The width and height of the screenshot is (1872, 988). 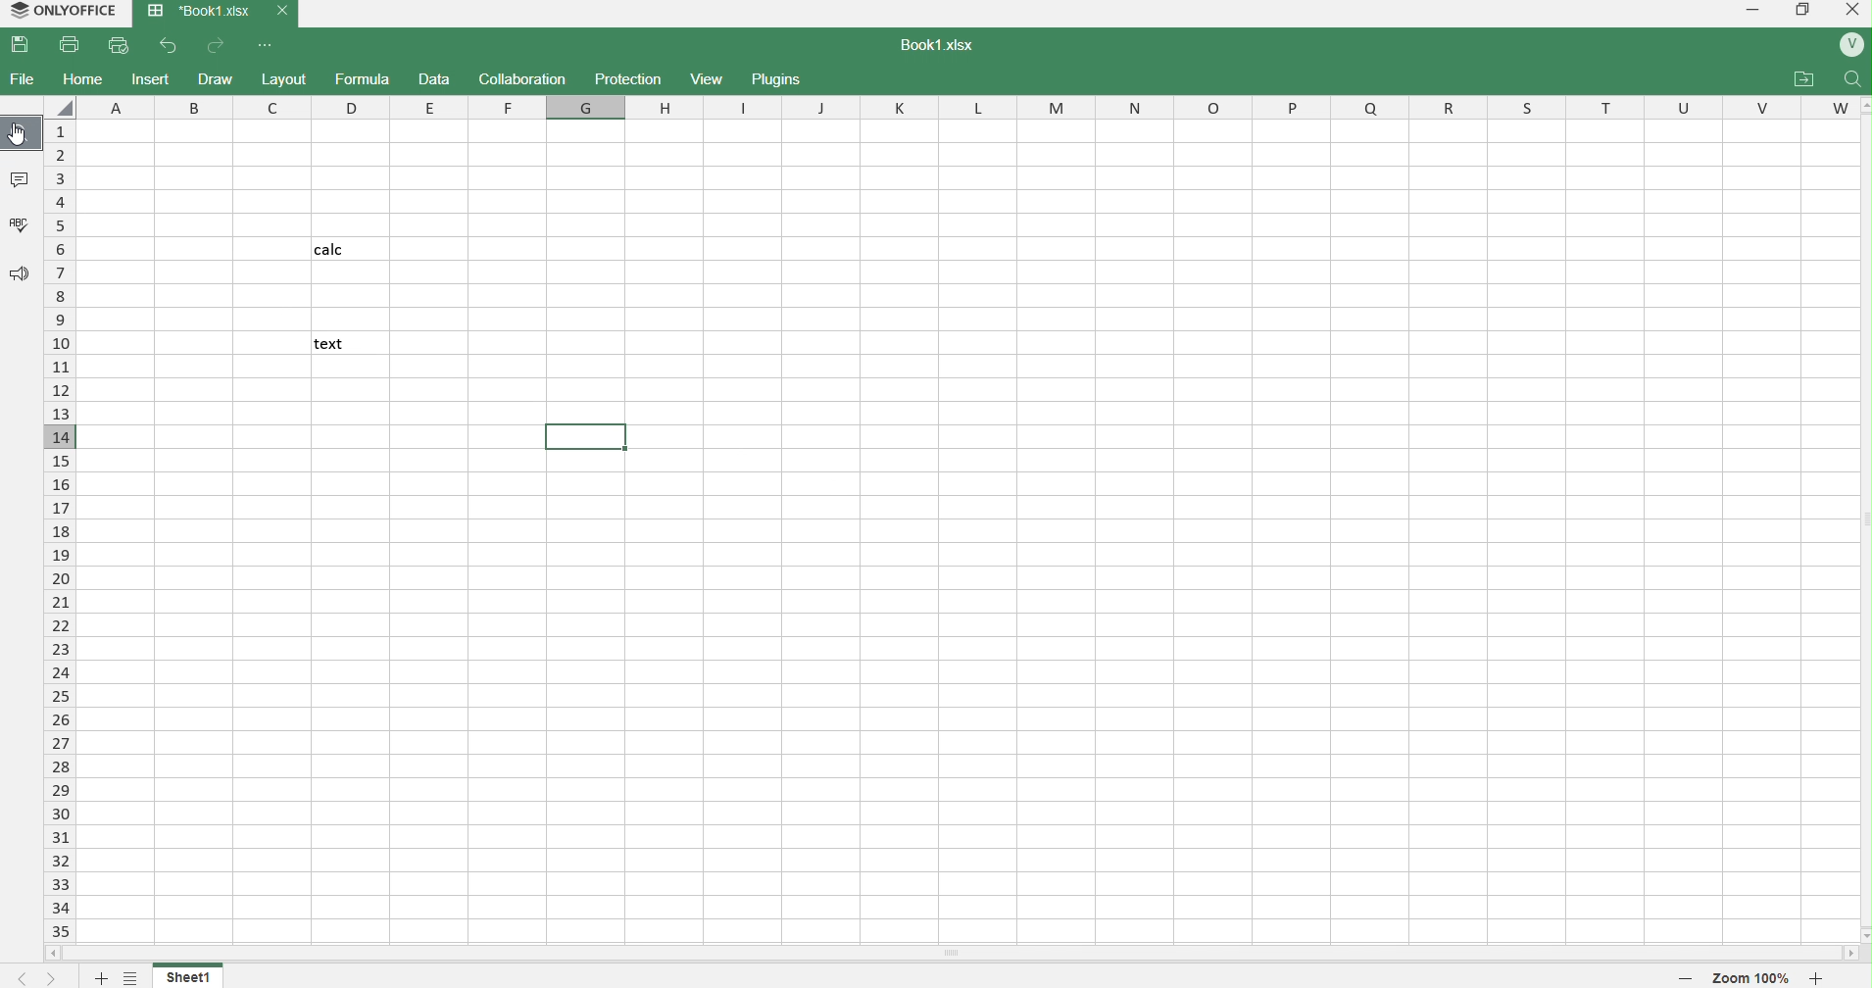 I want to click on formula, so click(x=366, y=80).